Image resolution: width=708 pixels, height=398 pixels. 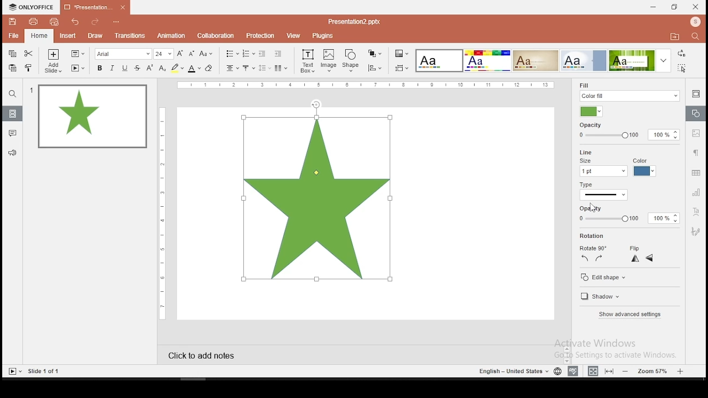 I want to click on profile, so click(x=694, y=23).